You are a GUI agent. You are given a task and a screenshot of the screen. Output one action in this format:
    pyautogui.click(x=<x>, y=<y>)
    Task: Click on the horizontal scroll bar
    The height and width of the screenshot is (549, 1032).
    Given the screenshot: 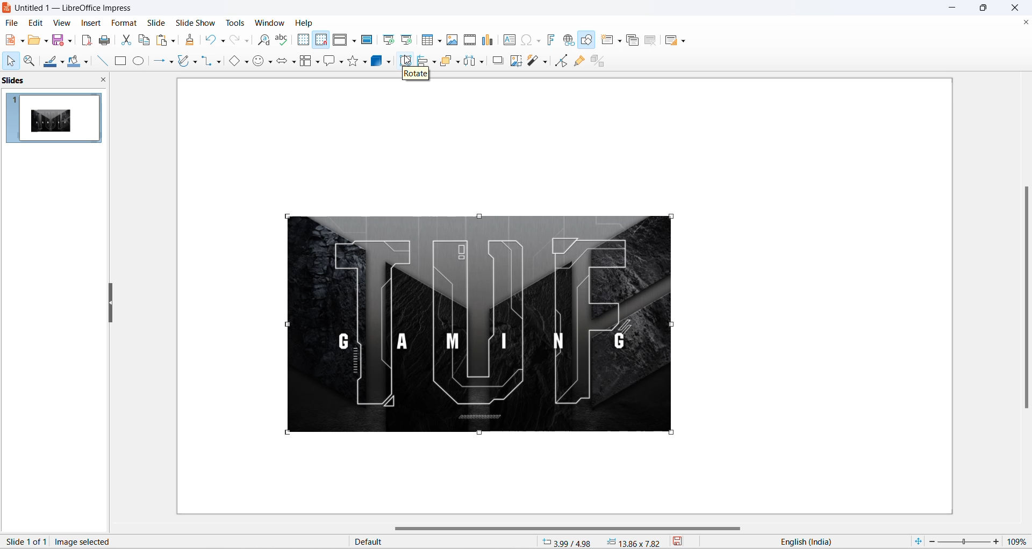 What is the action you would take?
    pyautogui.click(x=570, y=529)
    